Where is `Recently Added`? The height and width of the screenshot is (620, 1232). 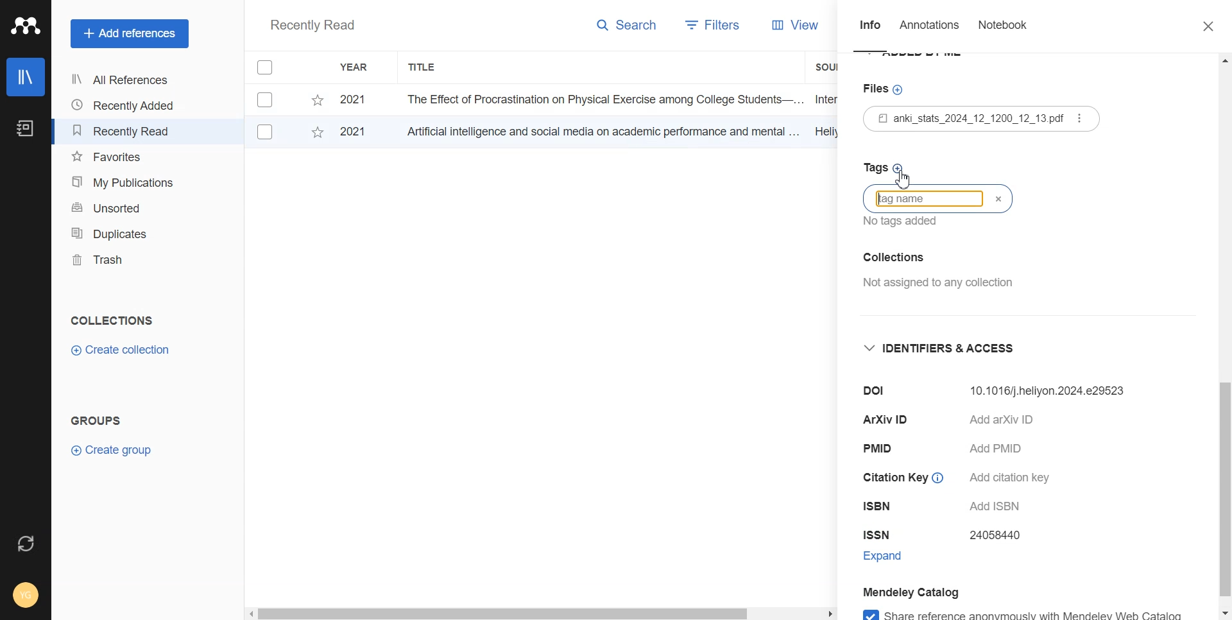 Recently Added is located at coordinates (125, 105).